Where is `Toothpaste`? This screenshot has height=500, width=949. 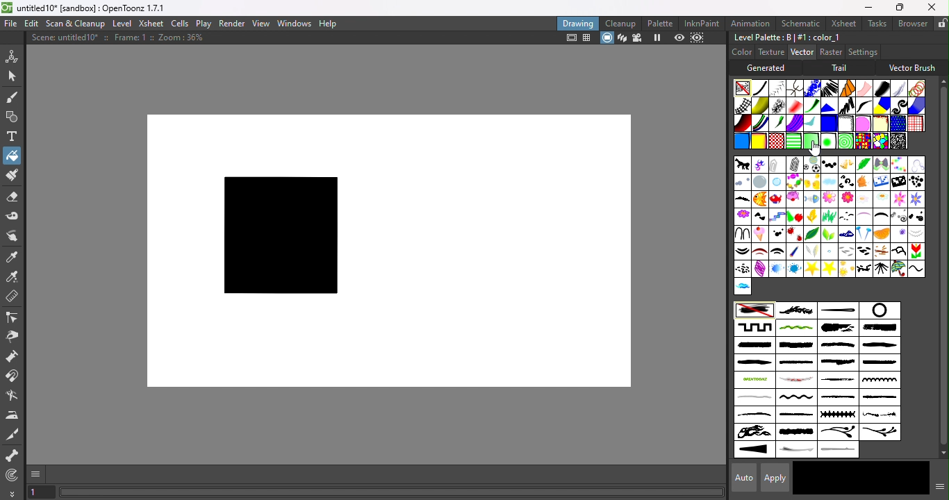 Toothpaste is located at coordinates (795, 124).